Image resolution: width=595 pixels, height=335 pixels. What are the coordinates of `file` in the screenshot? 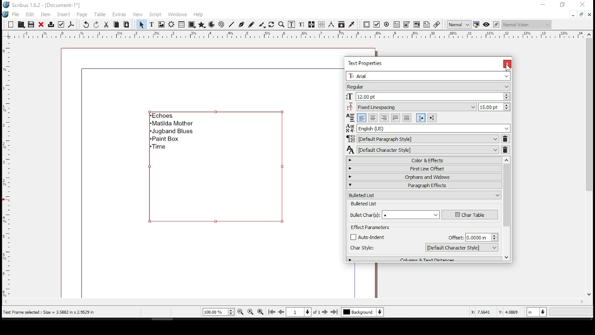 It's located at (17, 14).